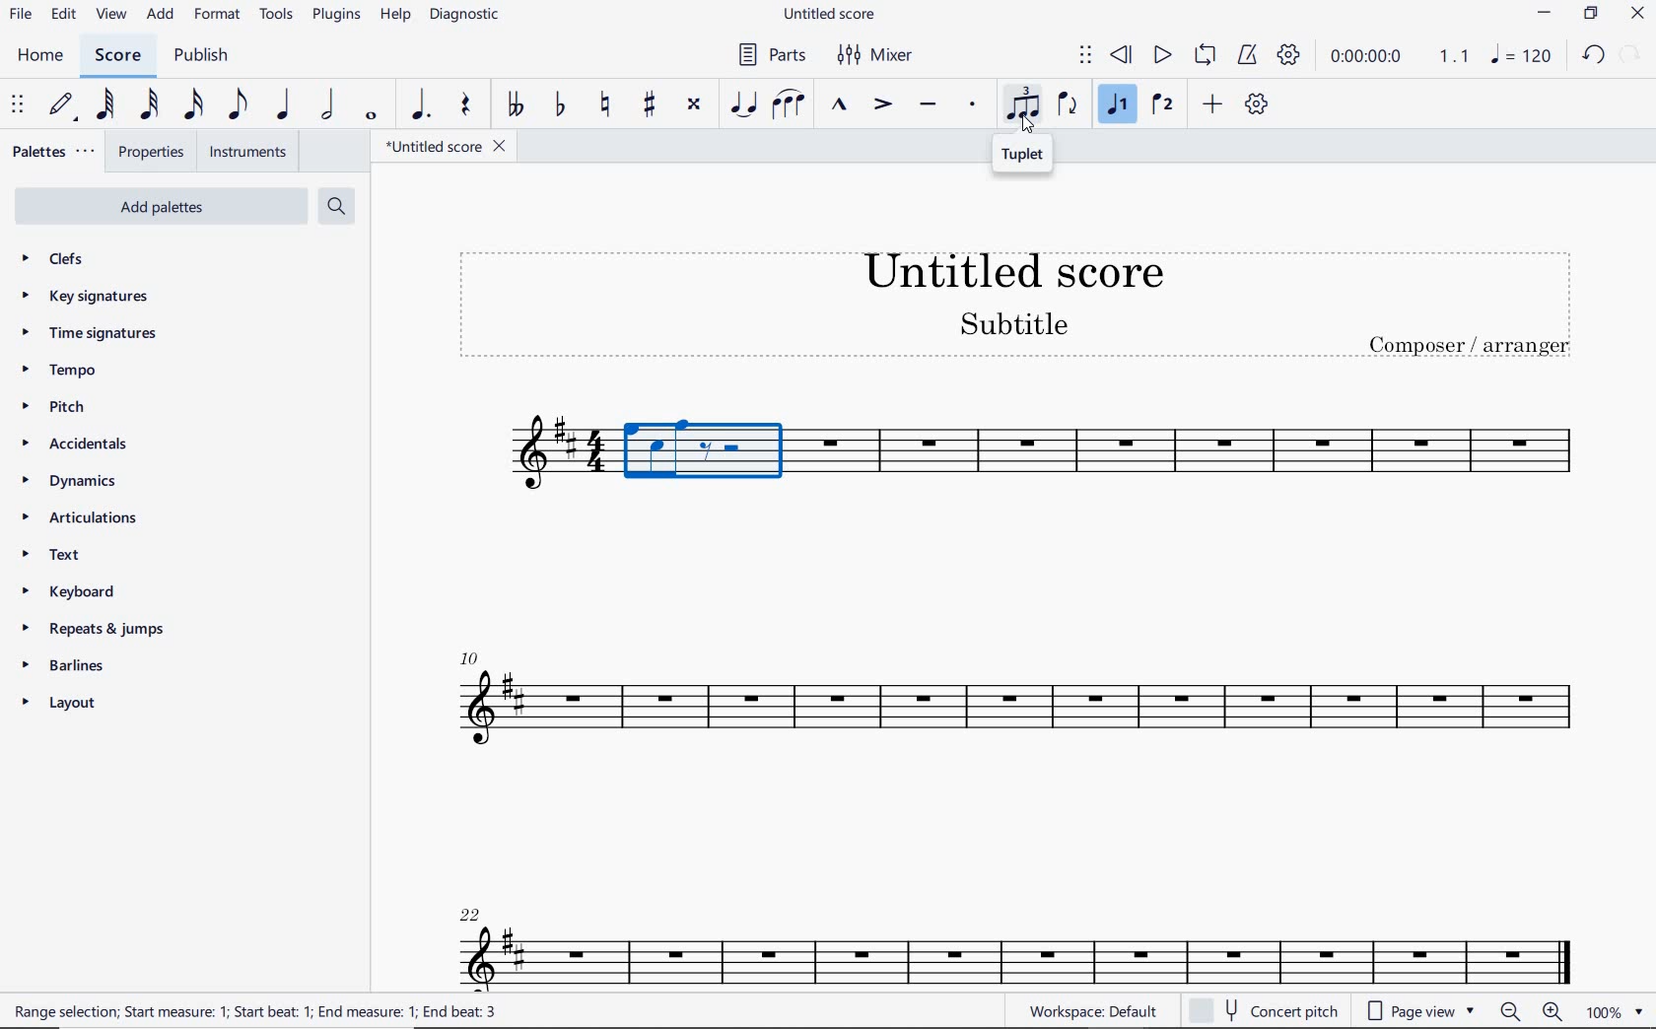 The height and width of the screenshot is (1029, 1656). What do you see at coordinates (1086, 58) in the screenshot?
I see `SELECT TO MOVE` at bounding box center [1086, 58].